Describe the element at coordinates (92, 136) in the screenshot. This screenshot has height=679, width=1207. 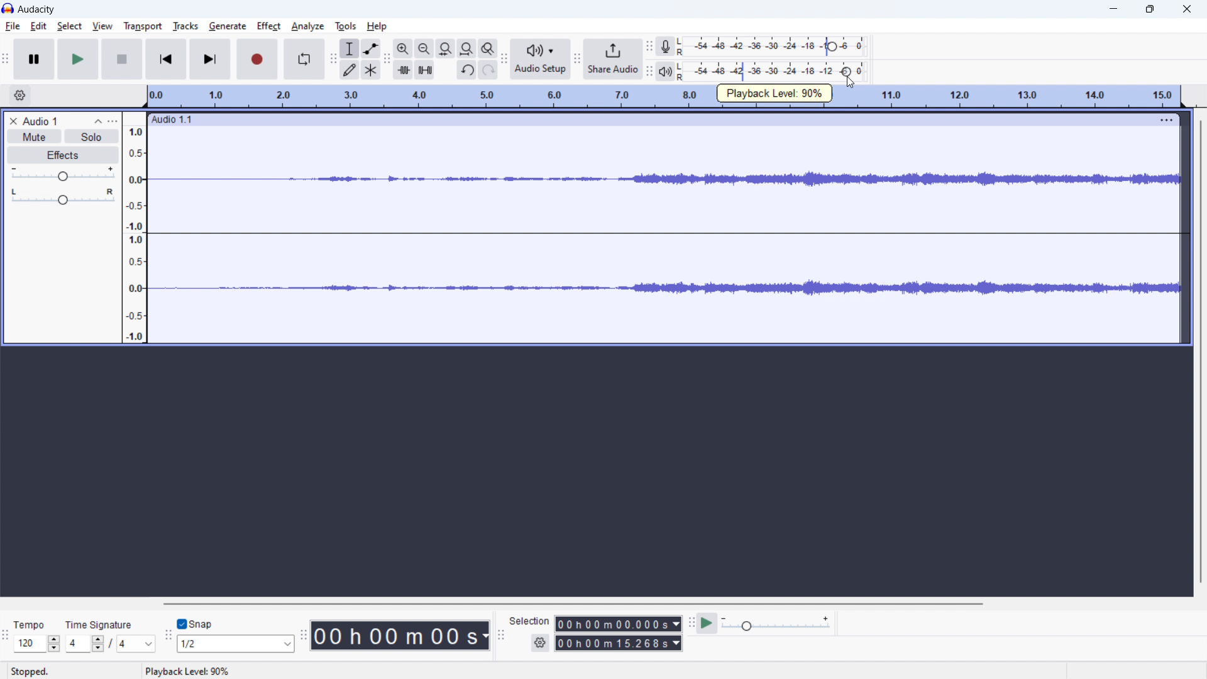
I see `solo` at that location.